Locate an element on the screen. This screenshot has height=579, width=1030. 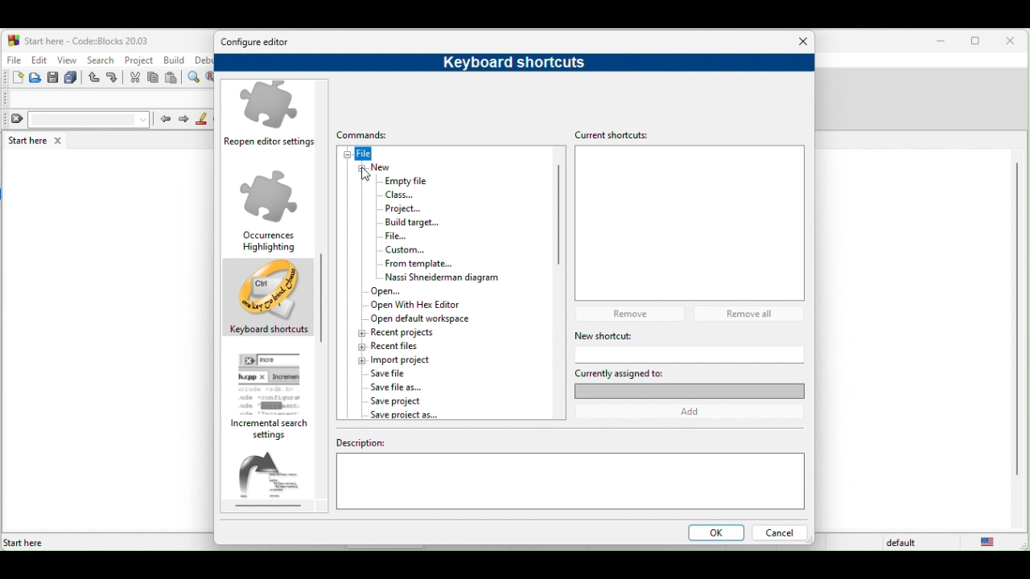
save is located at coordinates (53, 78).